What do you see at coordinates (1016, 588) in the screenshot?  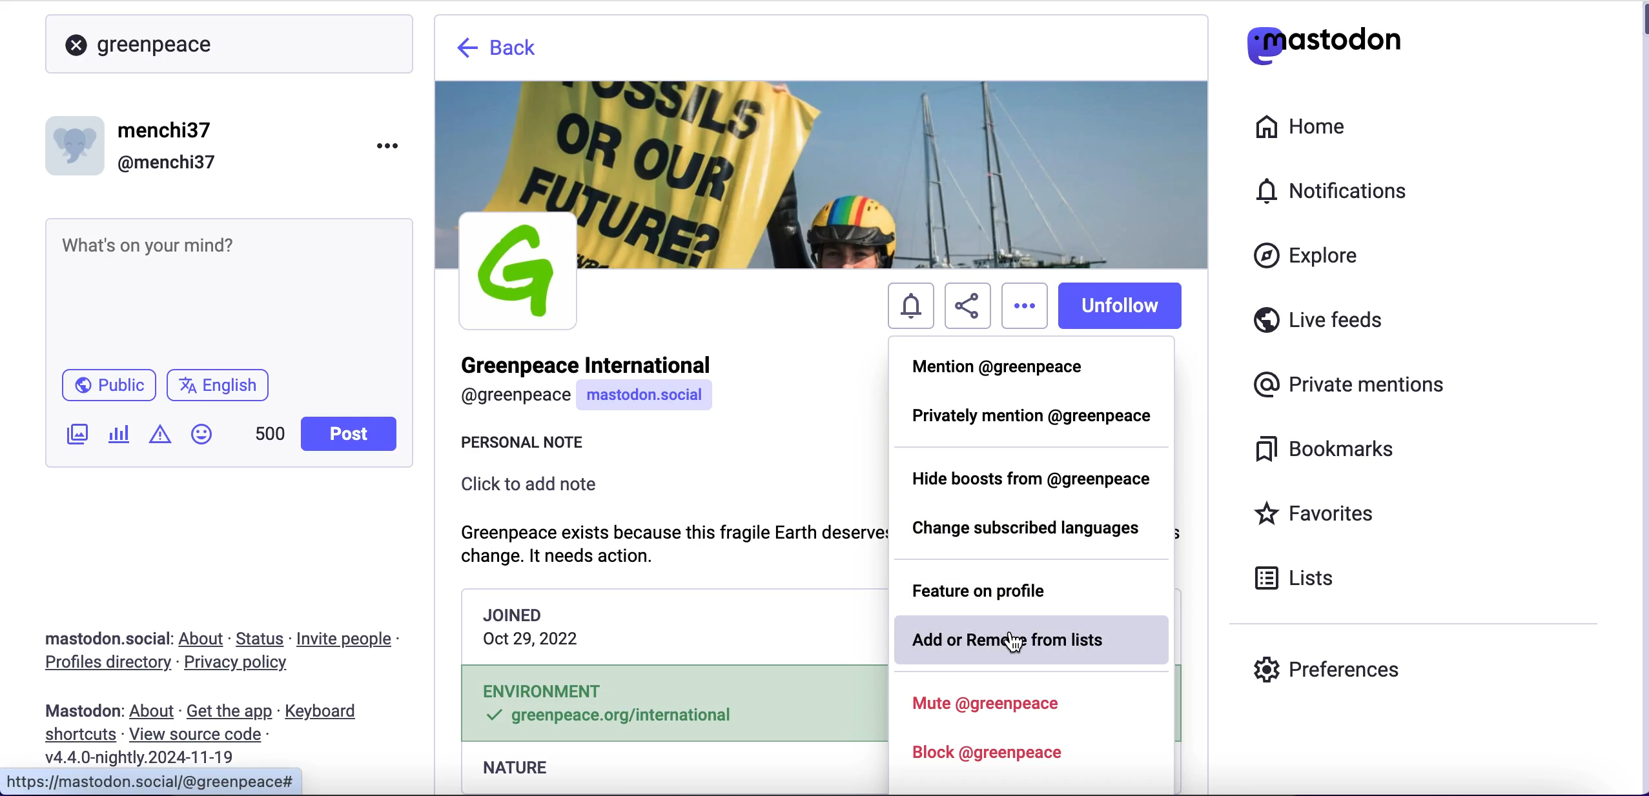 I see `feature on profile` at bounding box center [1016, 588].